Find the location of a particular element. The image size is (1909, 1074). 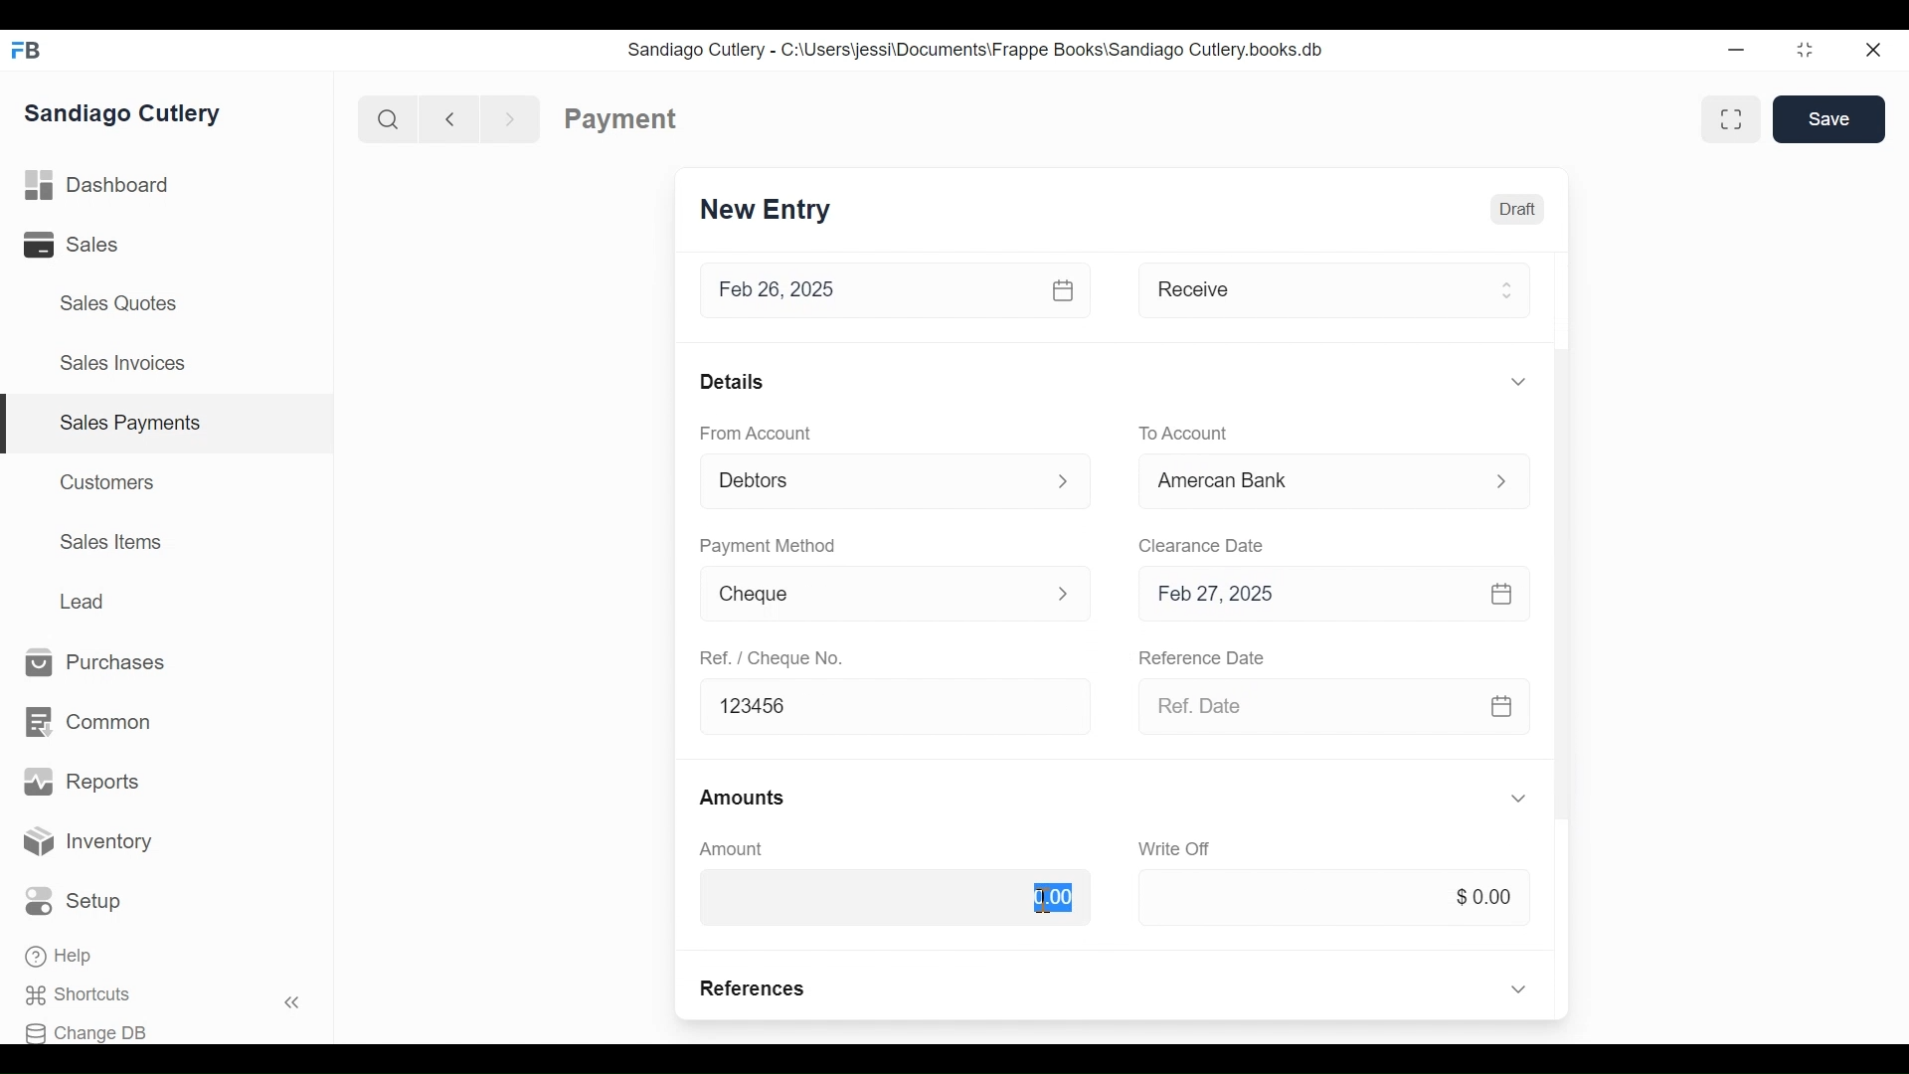

Sandiago Cutlery is located at coordinates (126, 112).